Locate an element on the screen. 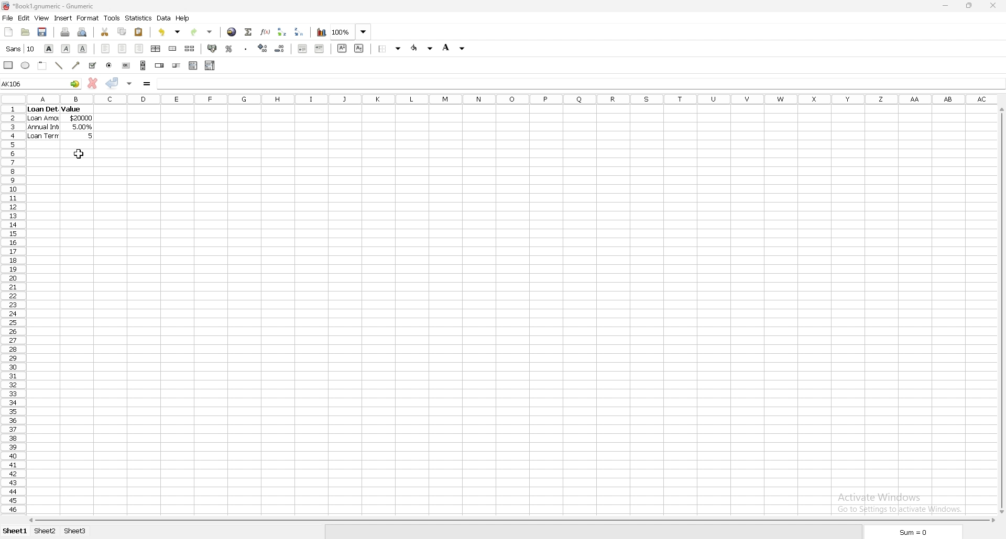 The height and width of the screenshot is (539, 1006). formula is located at coordinates (147, 84).